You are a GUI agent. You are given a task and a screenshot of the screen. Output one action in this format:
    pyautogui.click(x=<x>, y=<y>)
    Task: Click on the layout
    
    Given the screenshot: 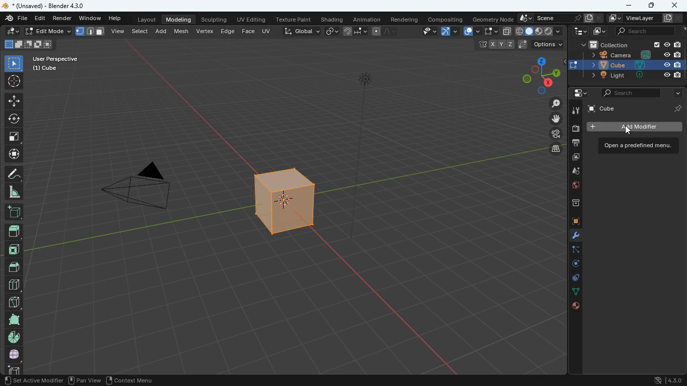 What is the action you would take?
    pyautogui.click(x=144, y=20)
    